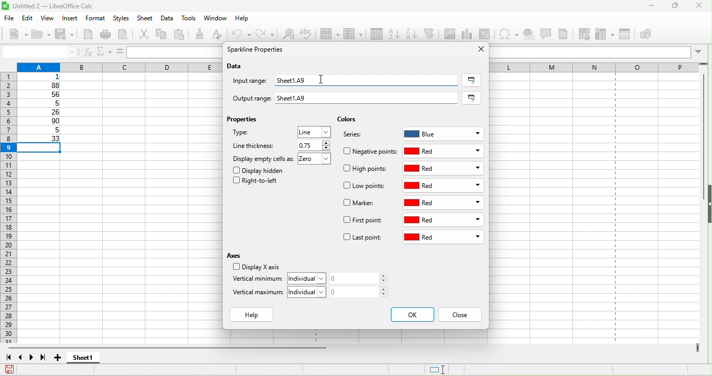 The height and width of the screenshot is (376, 712). Describe the element at coordinates (443, 221) in the screenshot. I see `red` at that location.